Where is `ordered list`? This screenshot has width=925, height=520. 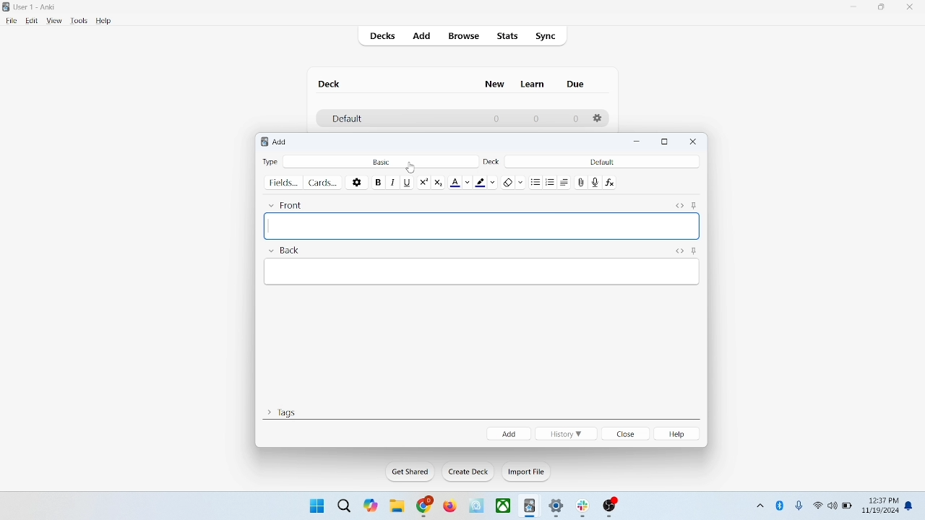
ordered list is located at coordinates (552, 184).